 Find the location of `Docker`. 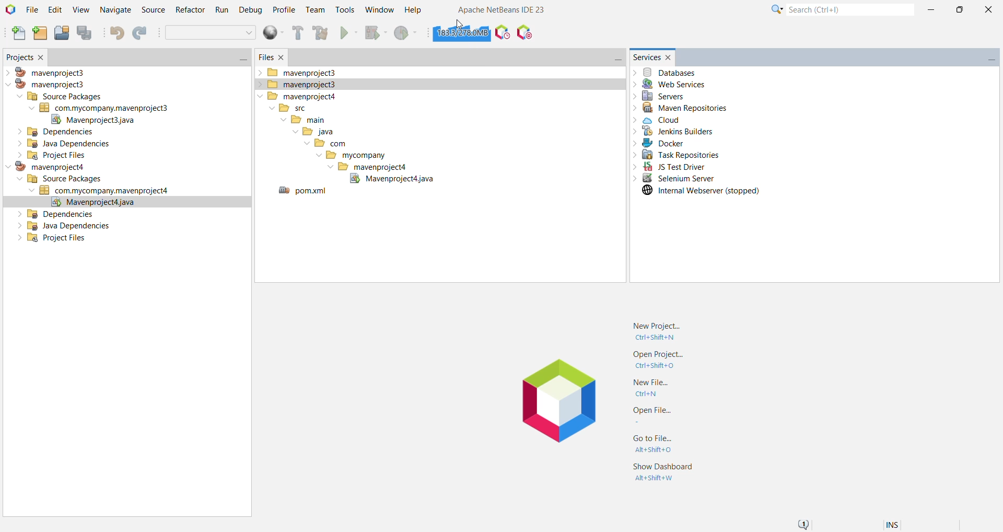

Docker is located at coordinates (658, 144).